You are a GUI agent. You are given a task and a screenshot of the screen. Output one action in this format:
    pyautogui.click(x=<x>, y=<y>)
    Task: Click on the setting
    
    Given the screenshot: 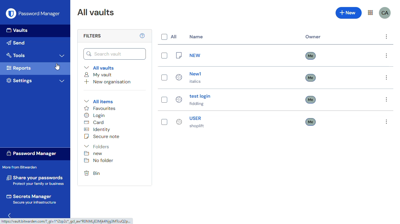 What is the action you would take?
    pyautogui.click(x=19, y=80)
    